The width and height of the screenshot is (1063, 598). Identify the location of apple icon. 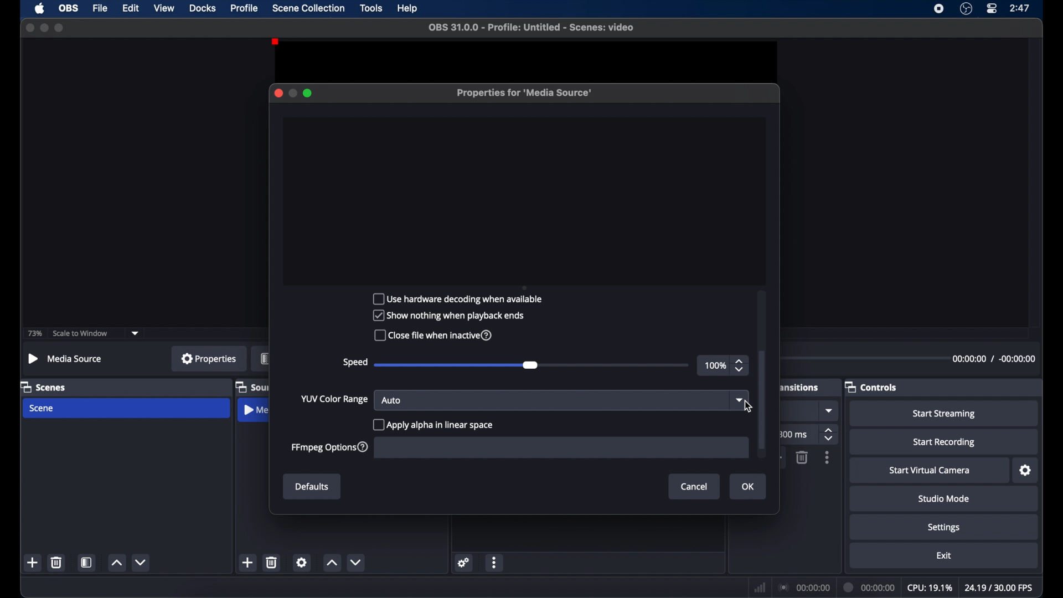
(40, 8).